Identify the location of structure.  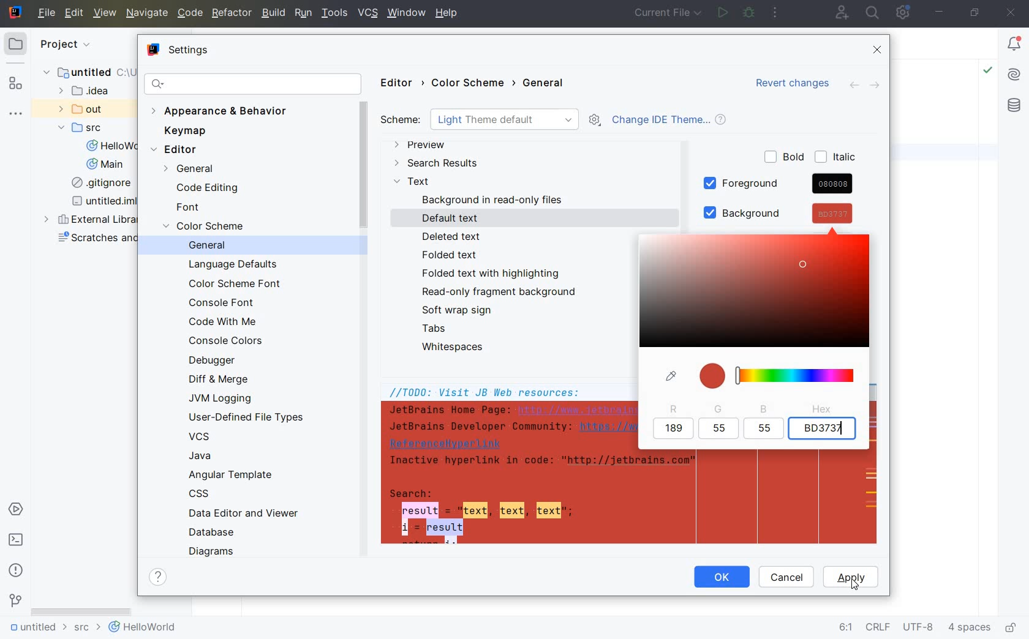
(17, 83).